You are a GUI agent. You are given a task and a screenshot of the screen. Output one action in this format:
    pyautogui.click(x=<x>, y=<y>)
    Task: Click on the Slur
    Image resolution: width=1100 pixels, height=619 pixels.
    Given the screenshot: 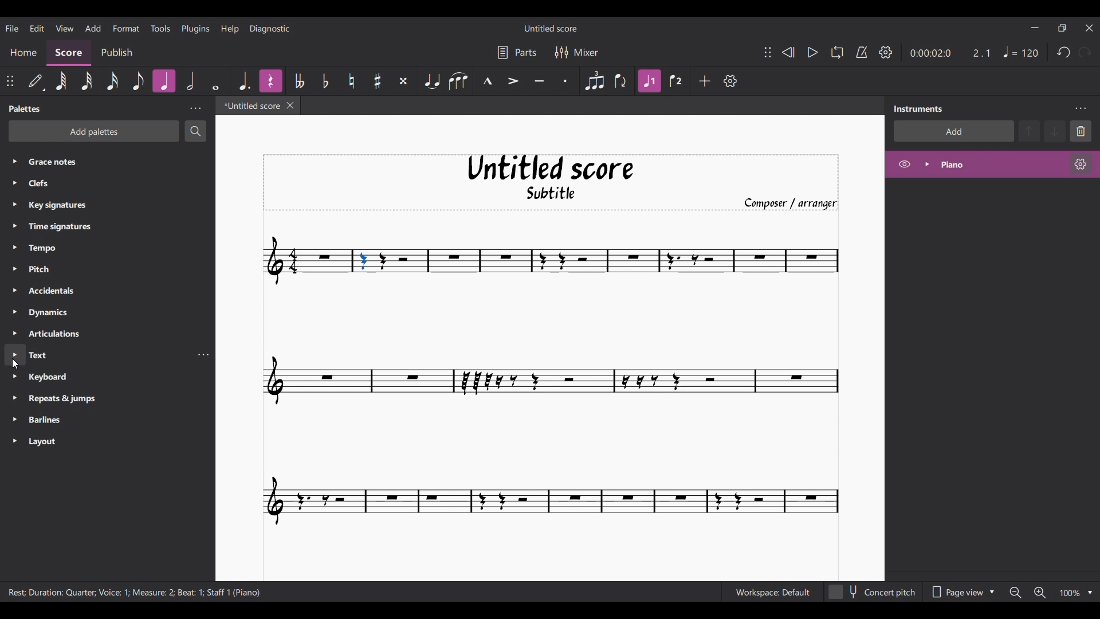 What is the action you would take?
    pyautogui.click(x=458, y=81)
    